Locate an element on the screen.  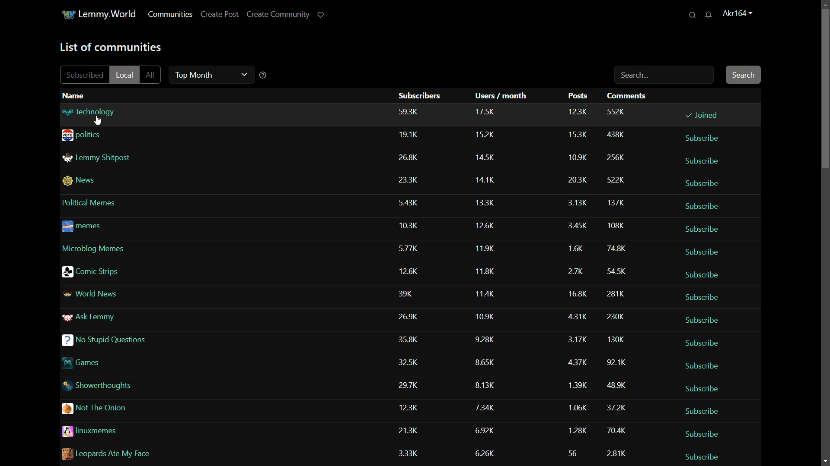
communities name is located at coordinates (122, 452).